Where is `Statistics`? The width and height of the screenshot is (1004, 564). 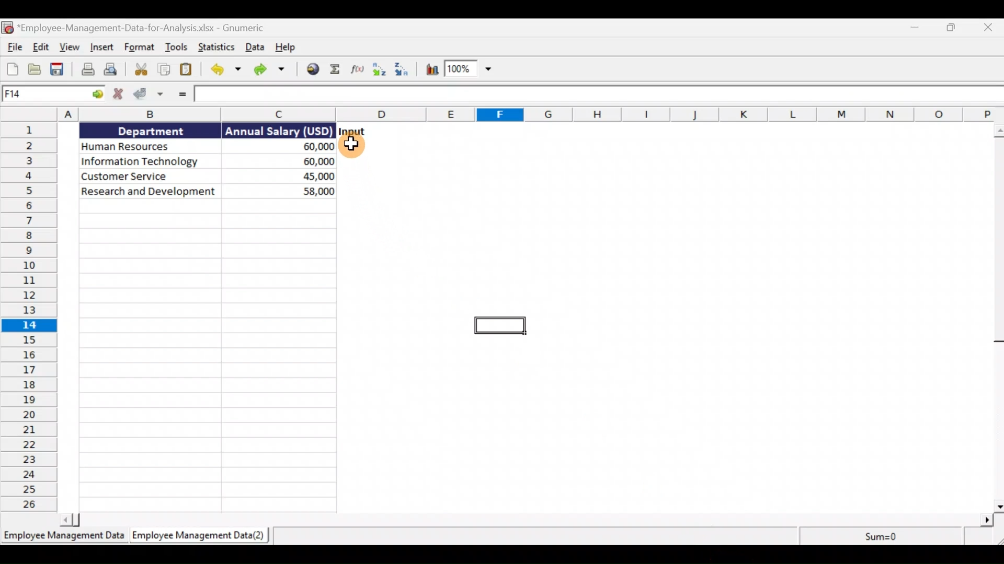 Statistics is located at coordinates (218, 48).